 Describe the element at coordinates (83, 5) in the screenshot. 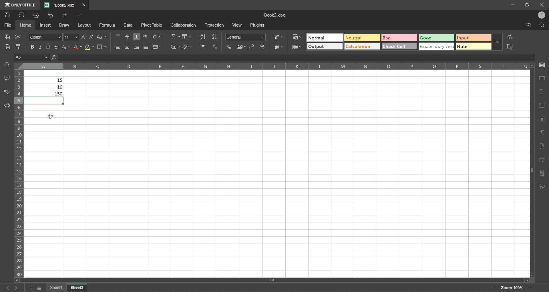

I see `close tab` at that location.